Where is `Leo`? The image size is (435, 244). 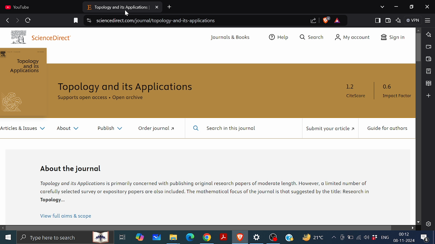 Leo is located at coordinates (429, 34).